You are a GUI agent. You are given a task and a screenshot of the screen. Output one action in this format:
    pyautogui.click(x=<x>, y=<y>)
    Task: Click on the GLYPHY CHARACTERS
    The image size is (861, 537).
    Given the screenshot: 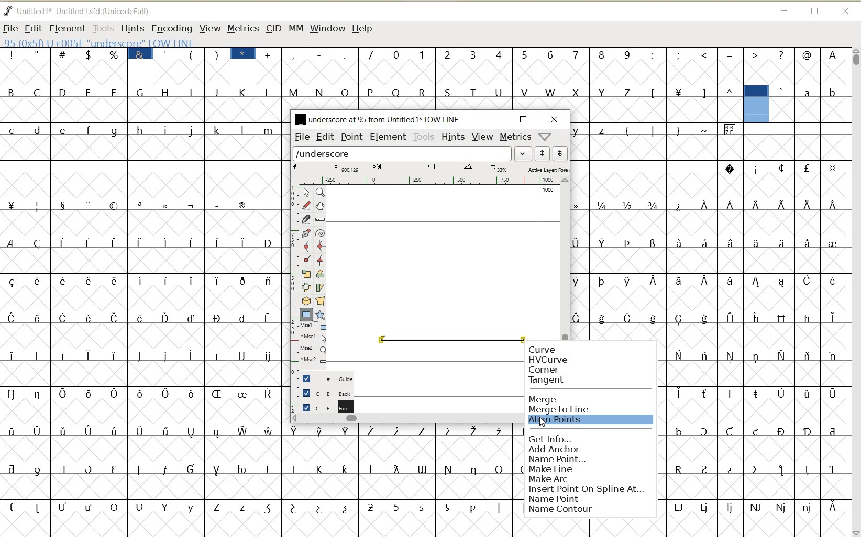 What is the action you would take?
    pyautogui.click(x=142, y=285)
    